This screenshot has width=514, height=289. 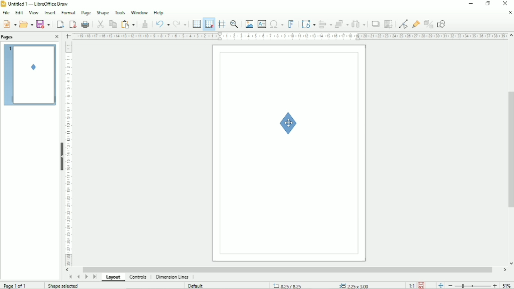 What do you see at coordinates (49, 13) in the screenshot?
I see `Insert` at bounding box center [49, 13].